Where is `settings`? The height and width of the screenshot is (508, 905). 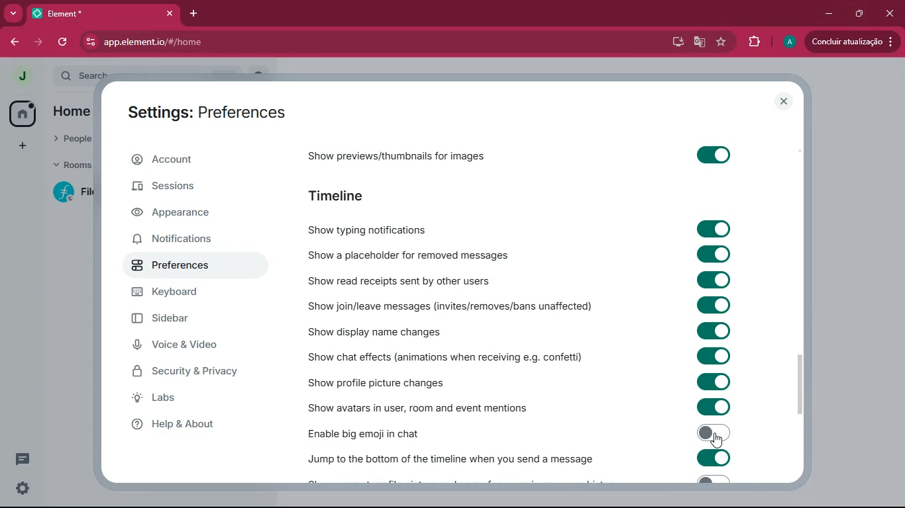
settings is located at coordinates (24, 488).